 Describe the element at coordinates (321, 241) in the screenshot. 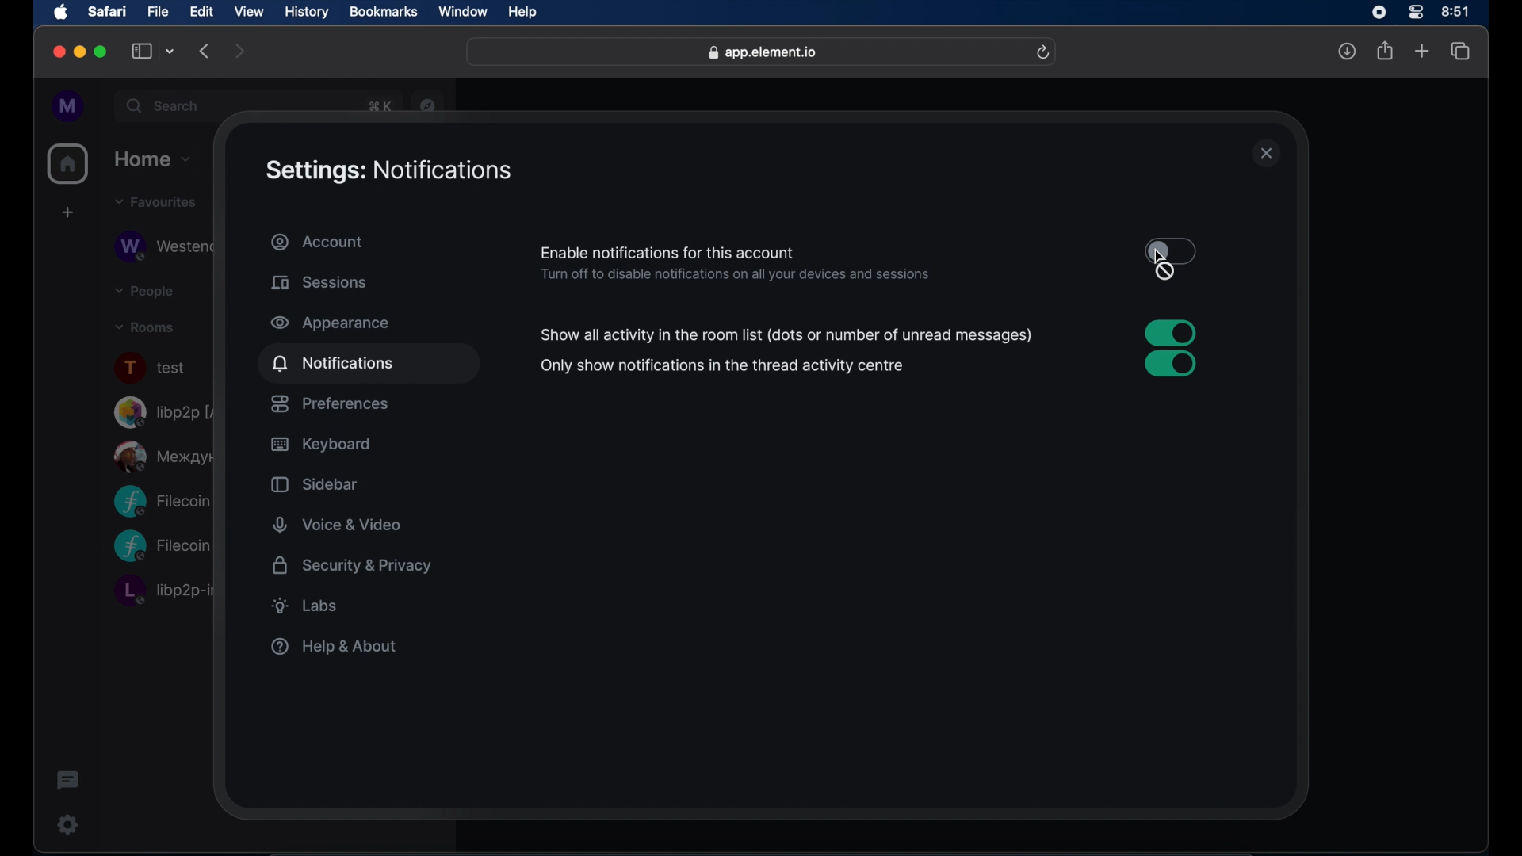

I see `account` at that location.